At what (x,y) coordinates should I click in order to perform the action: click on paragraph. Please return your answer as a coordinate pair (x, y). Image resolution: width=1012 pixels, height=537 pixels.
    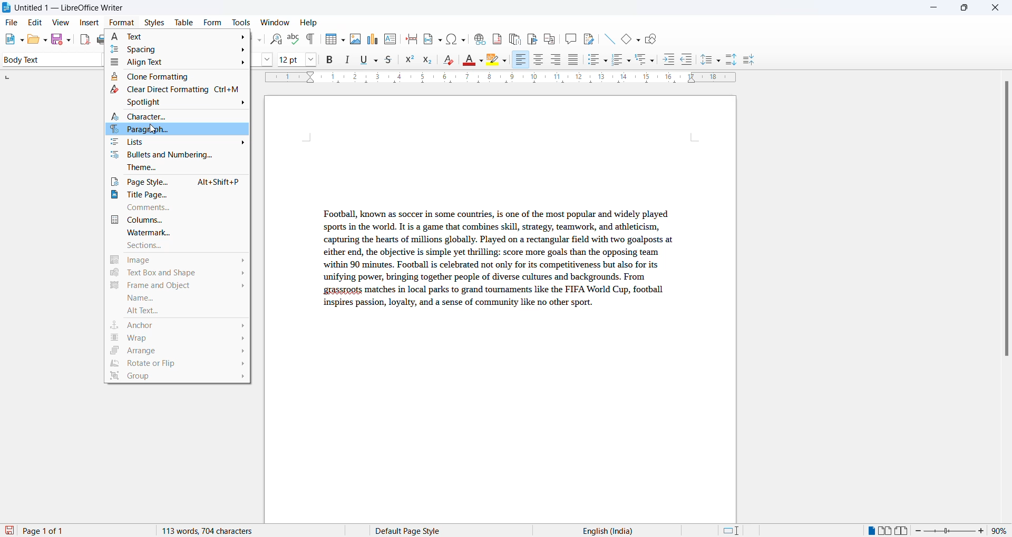
    Looking at the image, I should click on (179, 131).